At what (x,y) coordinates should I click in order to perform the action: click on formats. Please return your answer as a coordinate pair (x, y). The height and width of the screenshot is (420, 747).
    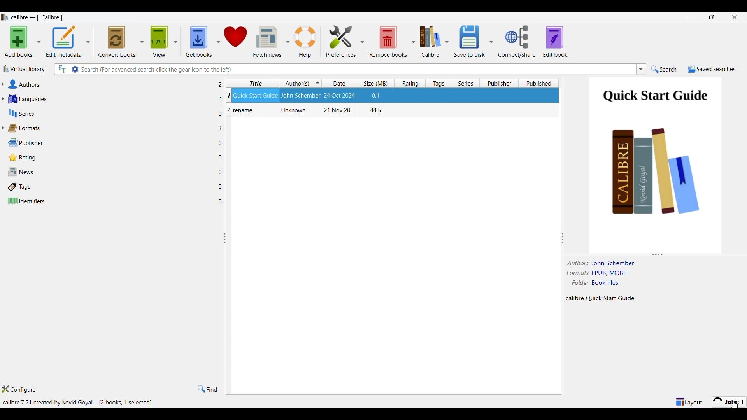
    Looking at the image, I should click on (578, 273).